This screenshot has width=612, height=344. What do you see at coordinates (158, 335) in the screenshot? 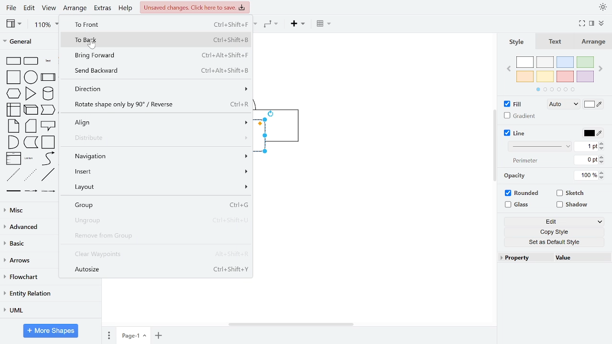
I see `add page` at bounding box center [158, 335].